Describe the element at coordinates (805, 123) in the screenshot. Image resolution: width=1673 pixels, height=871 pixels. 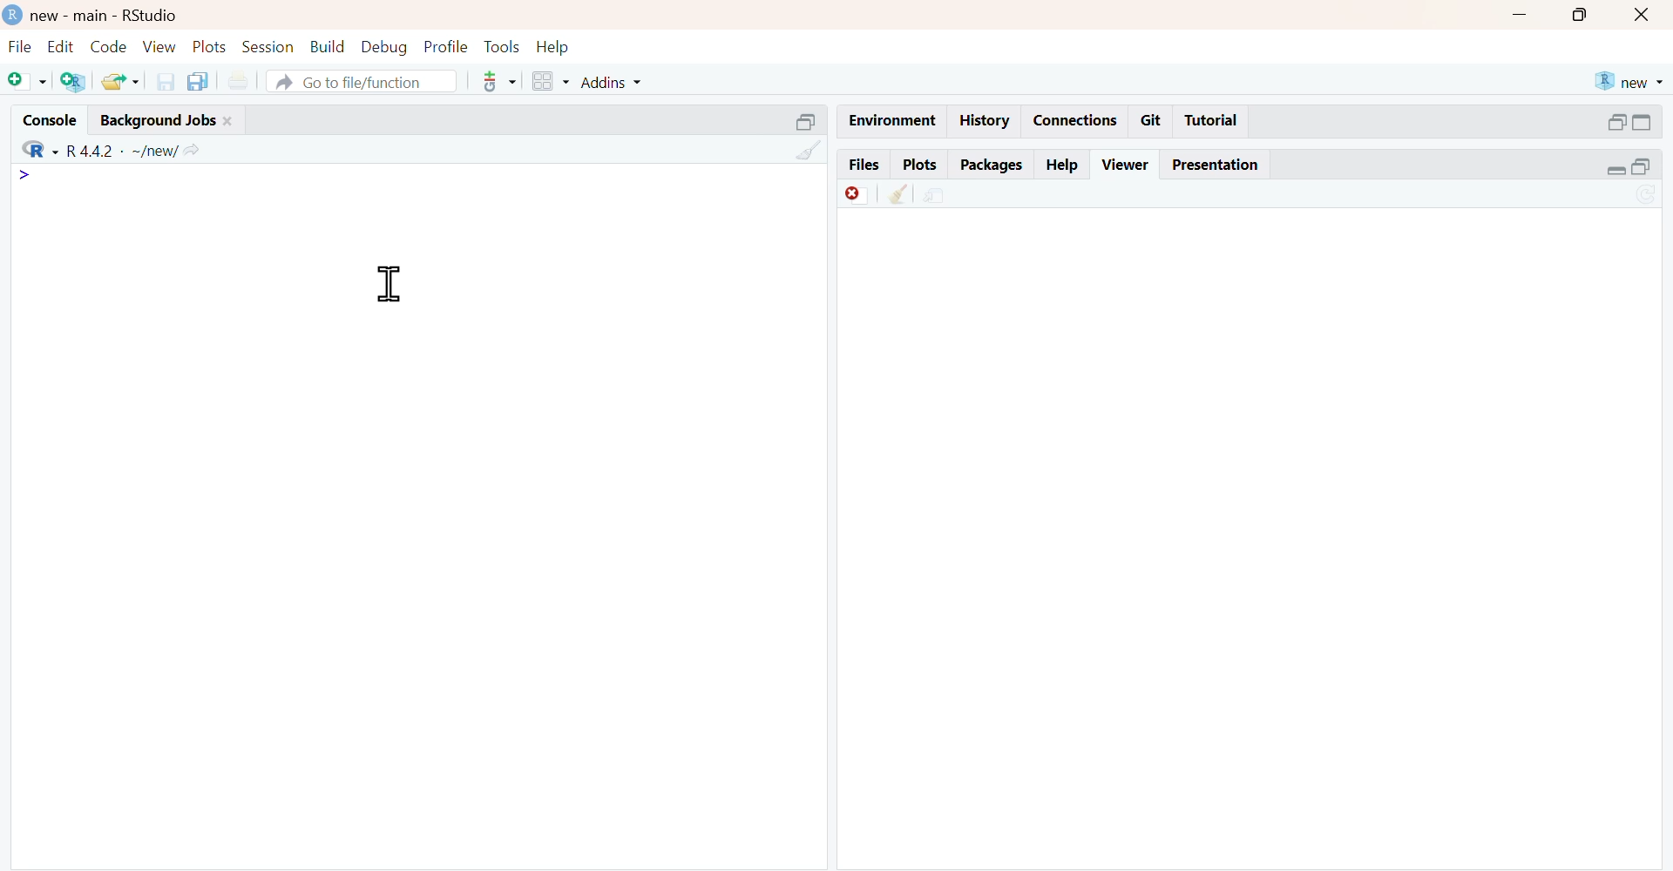
I see `open in separate window` at that location.